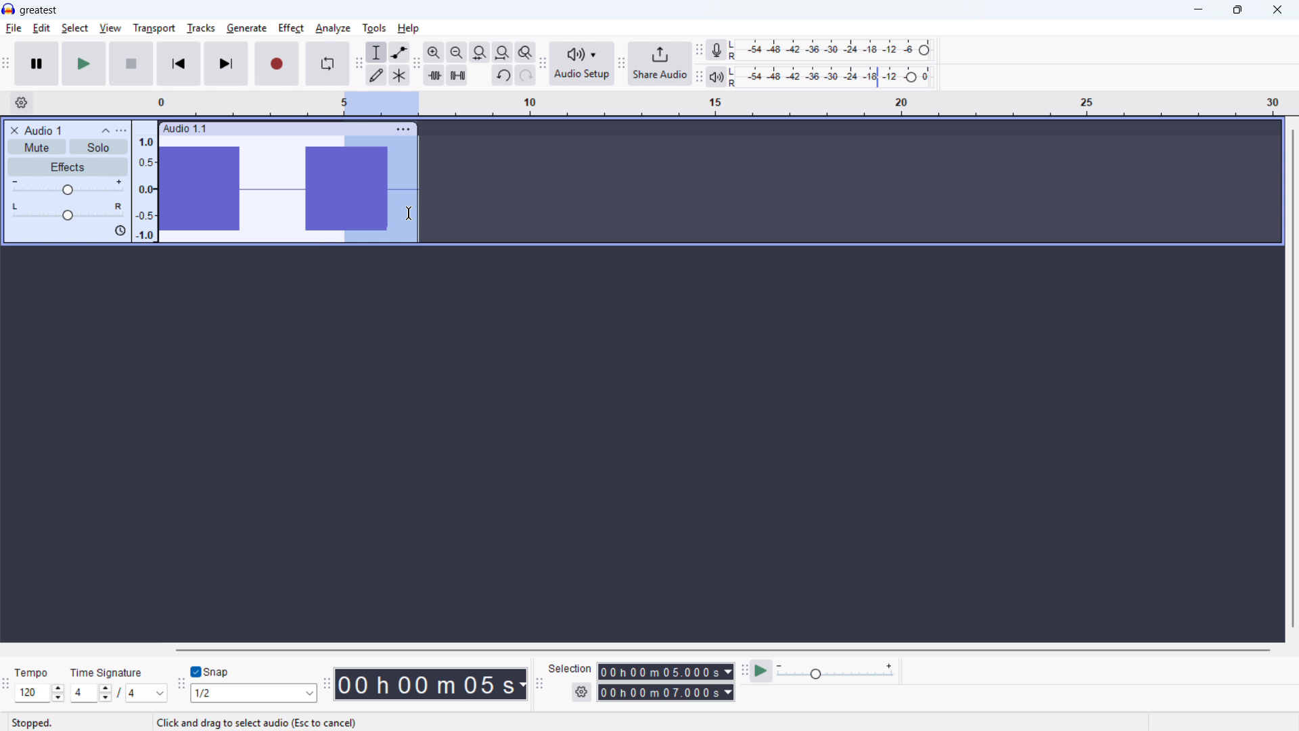  Describe the element at coordinates (1293, 380) in the screenshot. I see `Vertical scroll bar ` at that location.